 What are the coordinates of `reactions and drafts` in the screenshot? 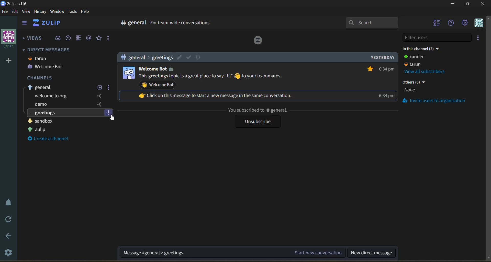 It's located at (108, 39).